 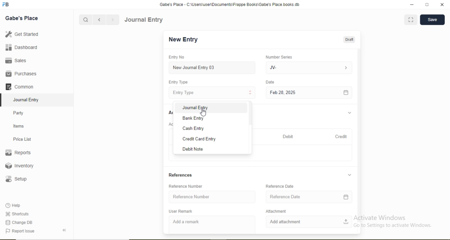 What do you see at coordinates (229, 5) in the screenshot?
I see `‘Gabe's Place - C:\Users\useriDocuments\Frappe Books\Gabe's Place books db` at bounding box center [229, 5].